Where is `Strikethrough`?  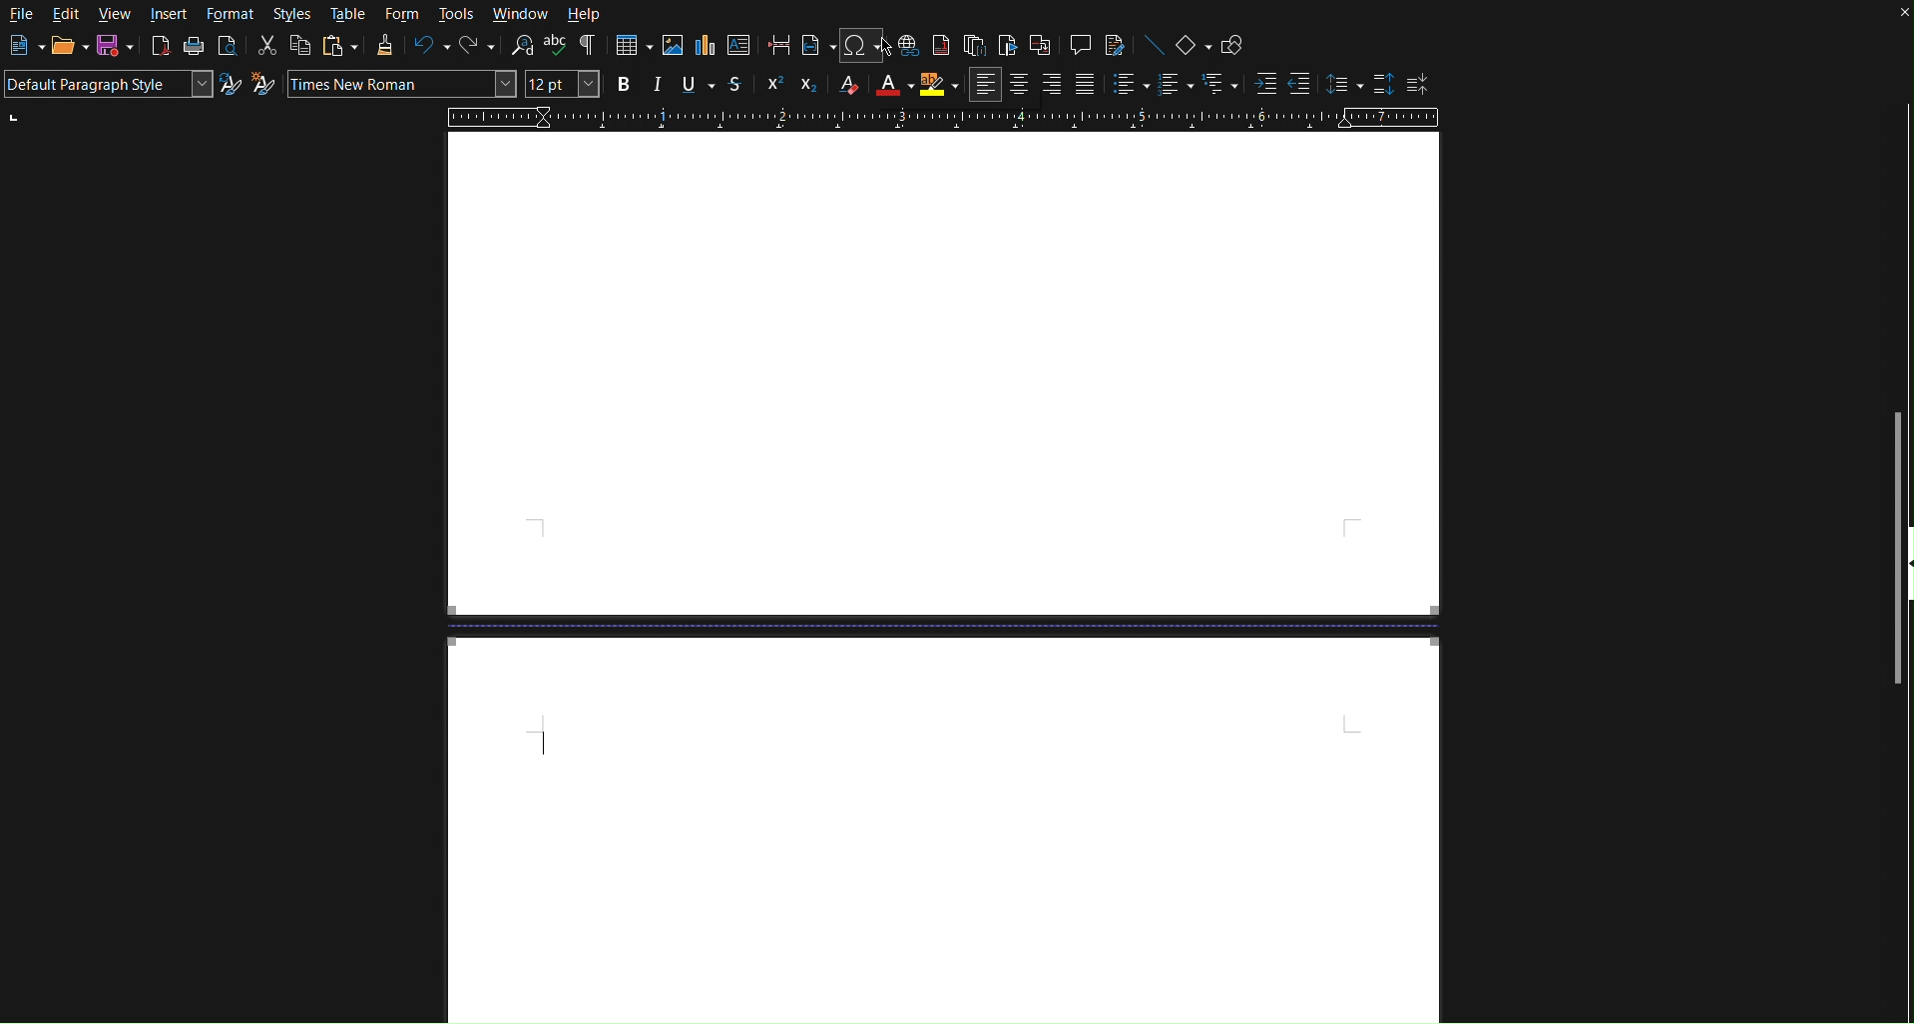
Strikethrough is located at coordinates (737, 86).